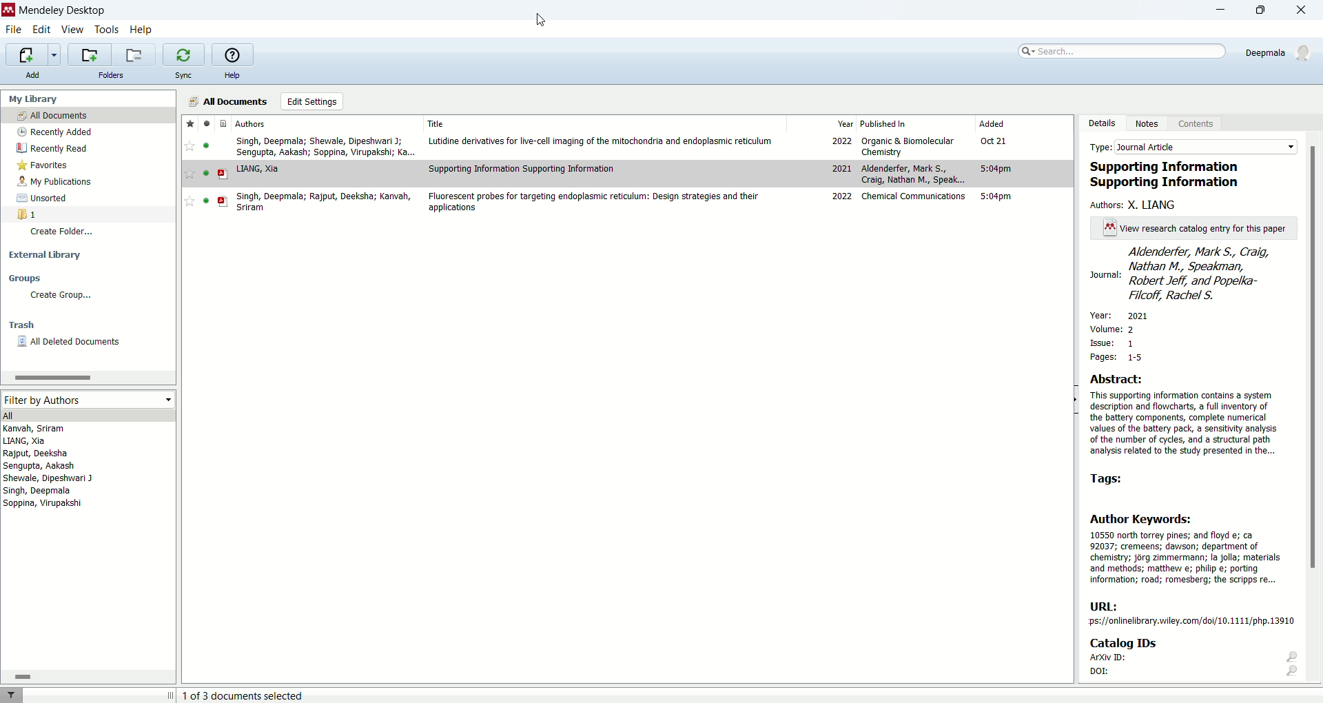 Image resolution: width=1323 pixels, height=703 pixels. Describe the element at coordinates (841, 140) in the screenshot. I see `2022` at that location.